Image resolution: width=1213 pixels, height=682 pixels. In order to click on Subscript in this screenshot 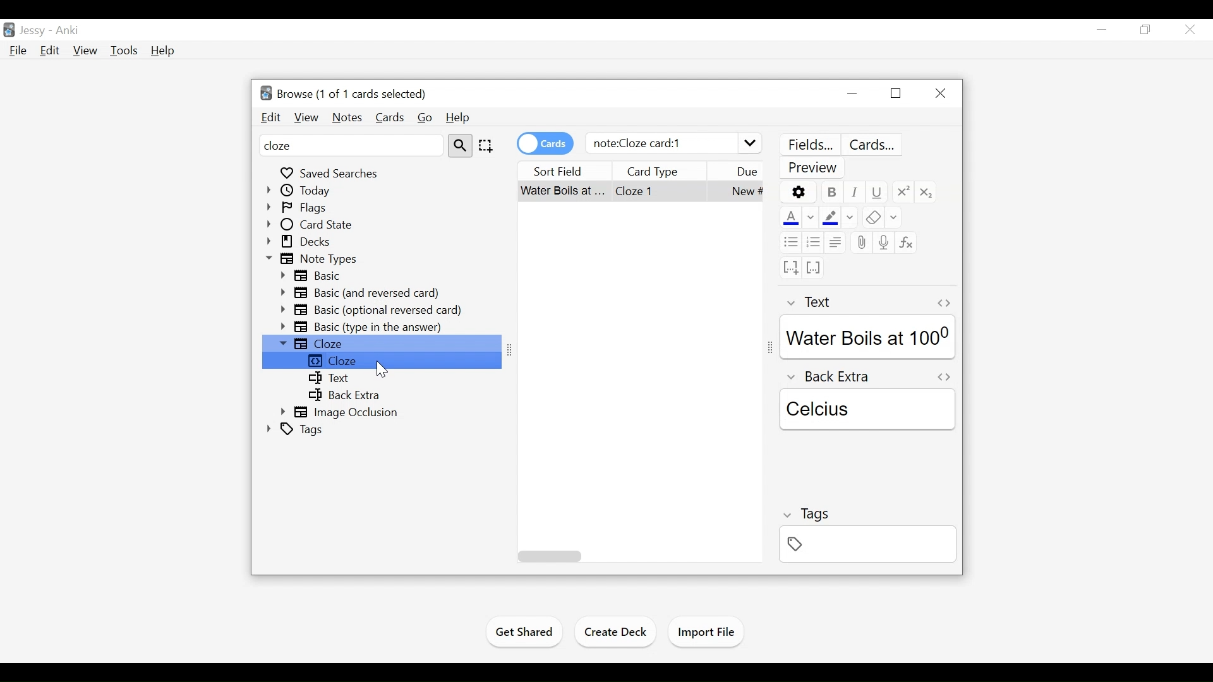, I will do `click(926, 192)`.